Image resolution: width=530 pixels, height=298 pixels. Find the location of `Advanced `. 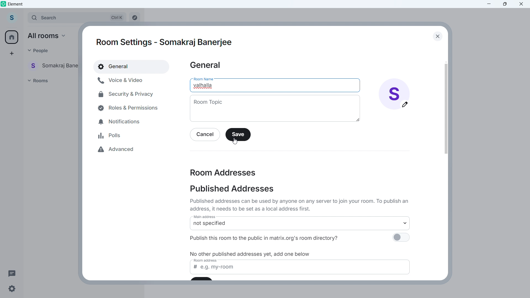

Advanced  is located at coordinates (120, 150).